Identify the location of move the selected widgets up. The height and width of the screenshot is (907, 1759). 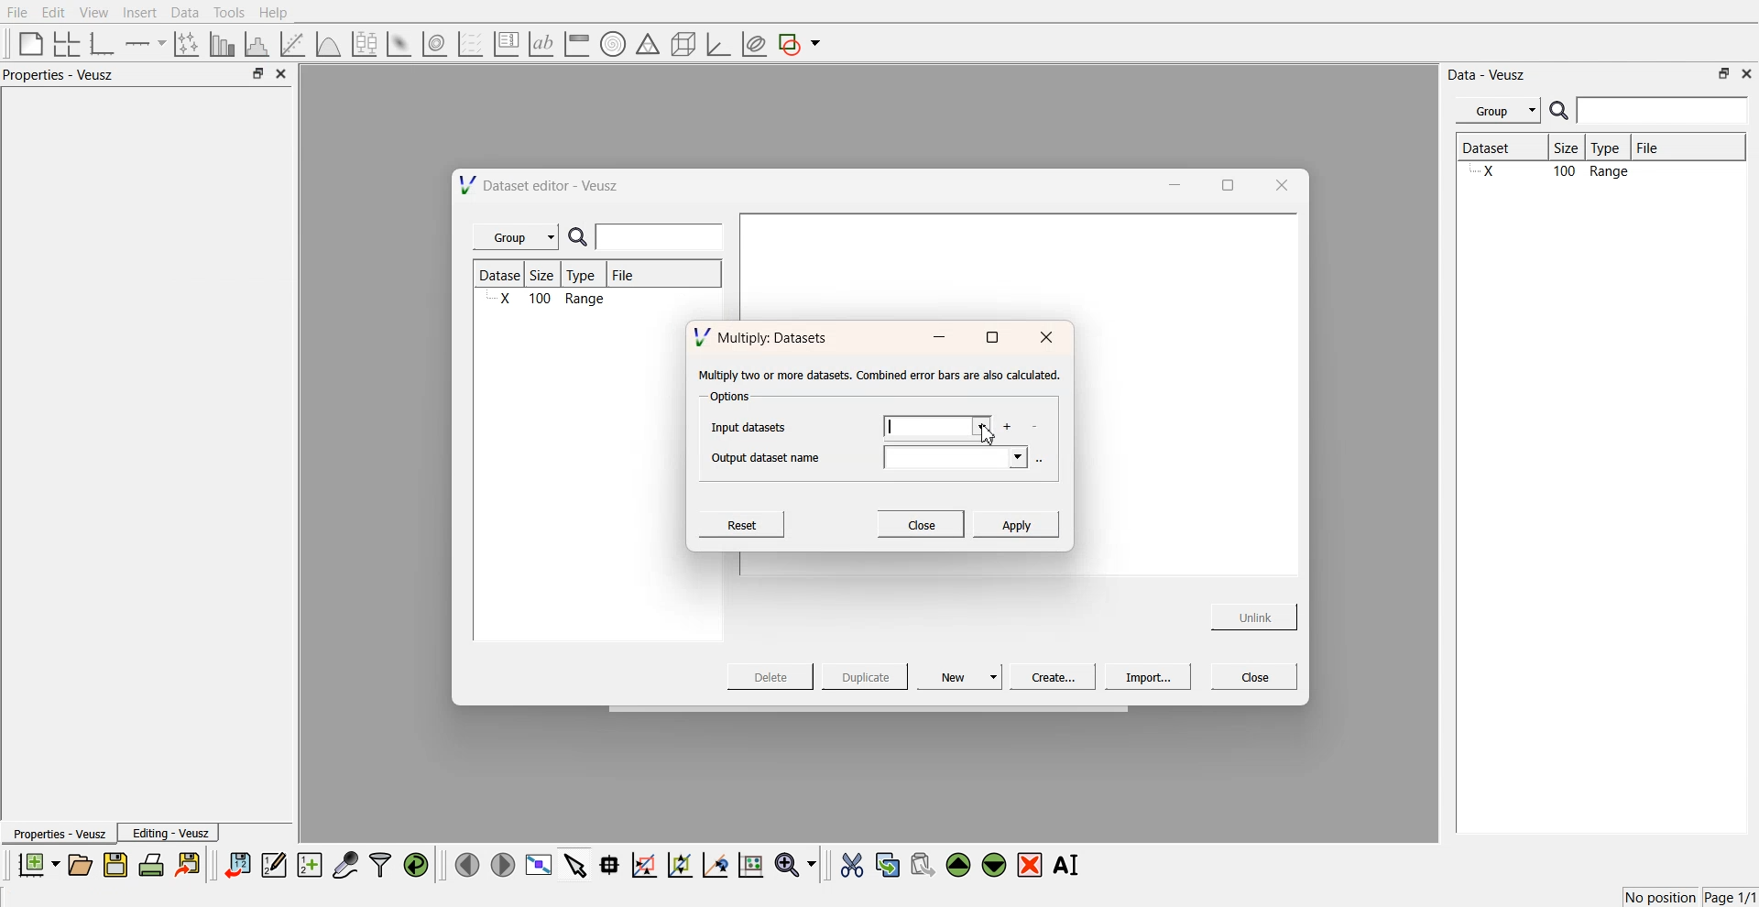
(960, 866).